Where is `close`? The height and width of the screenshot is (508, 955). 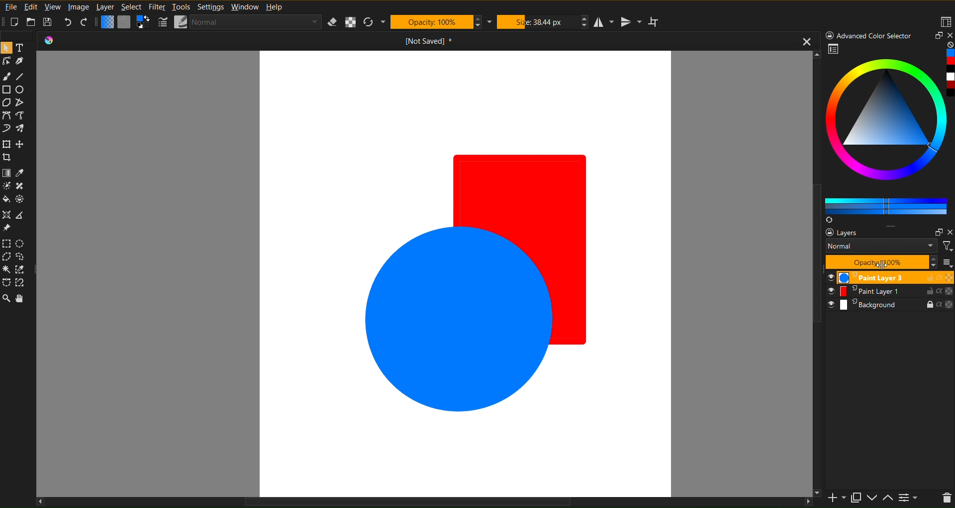 close is located at coordinates (801, 40).